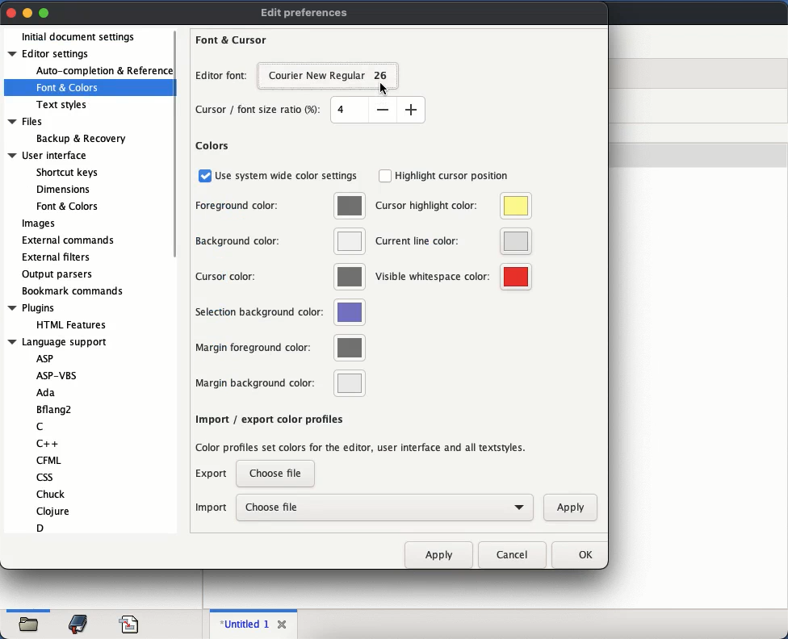 The height and width of the screenshot is (639, 788). What do you see at coordinates (216, 146) in the screenshot?
I see `colors` at bounding box center [216, 146].